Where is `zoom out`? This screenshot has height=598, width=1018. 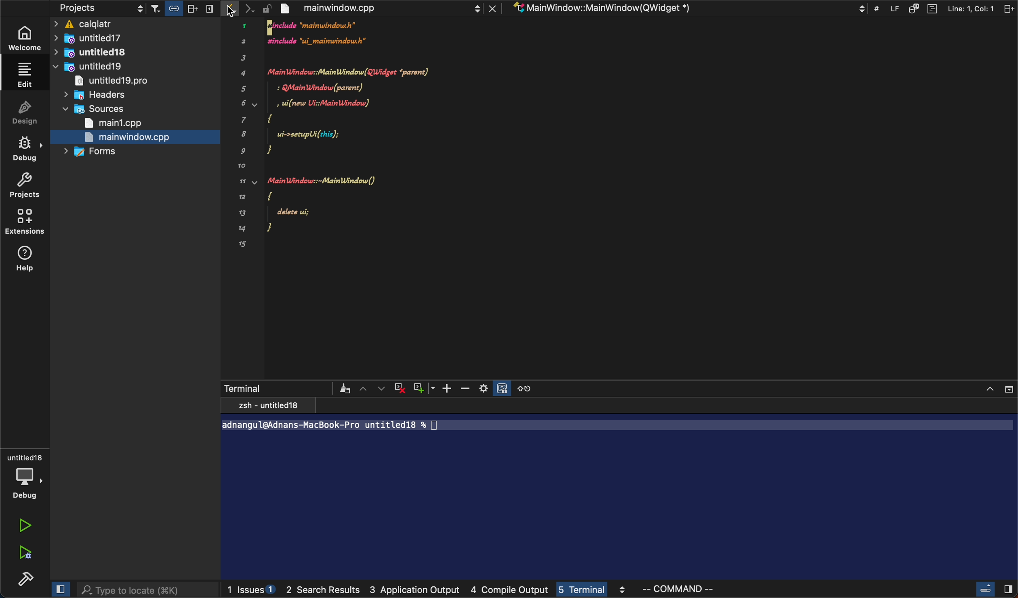 zoom out is located at coordinates (469, 389).